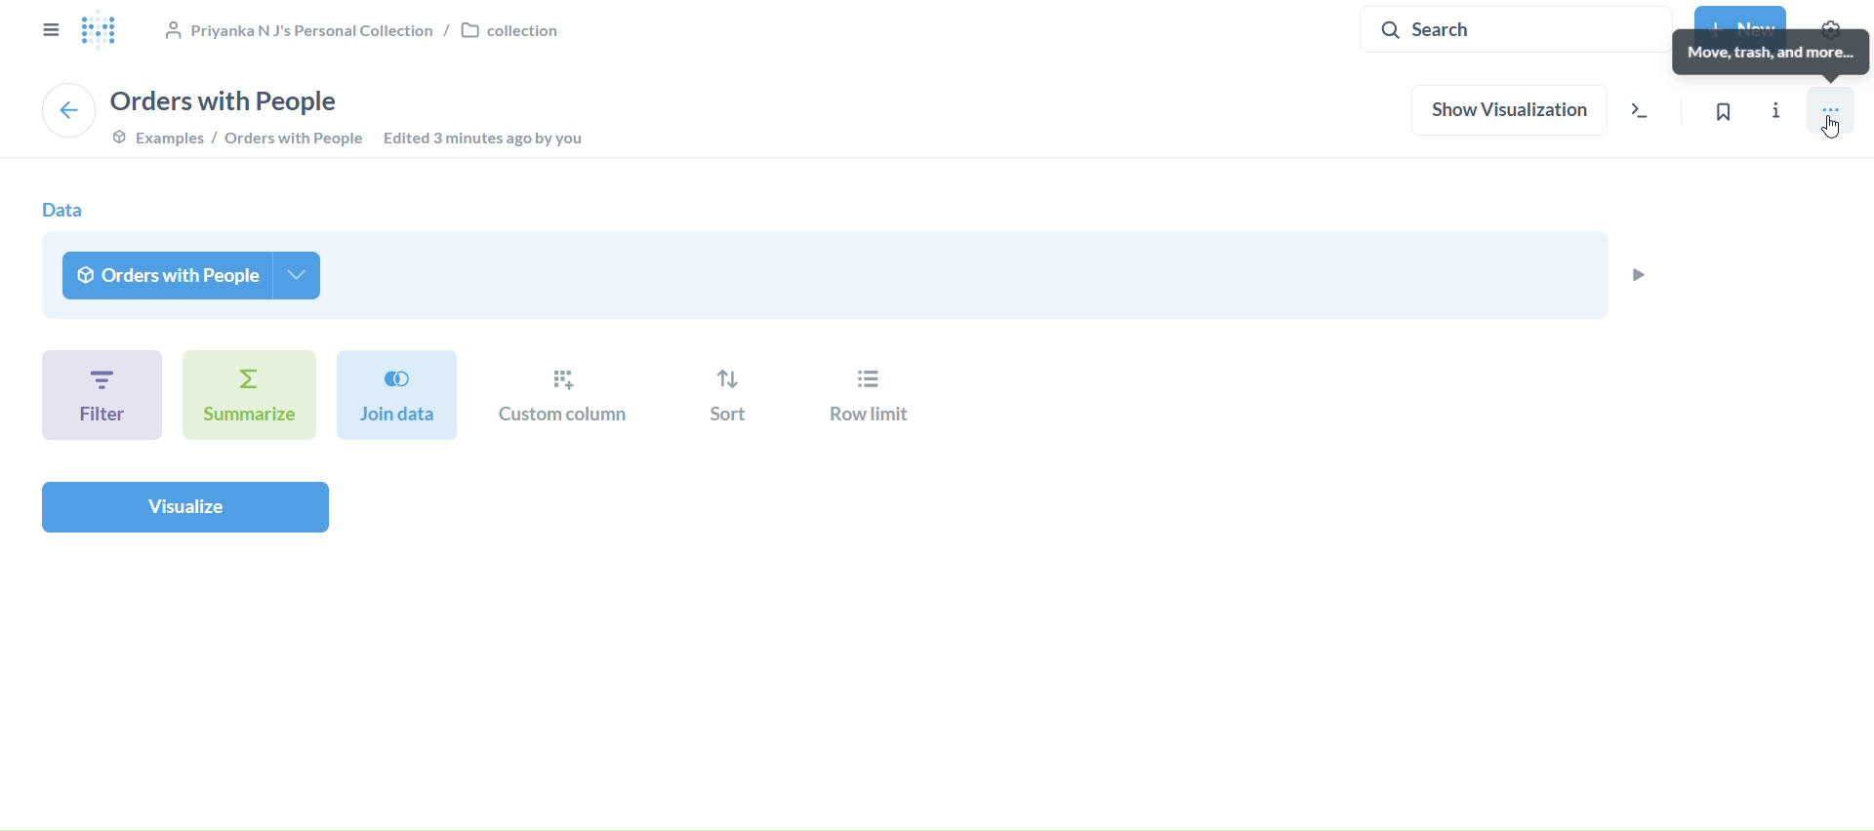 The width and height of the screenshot is (1874, 831). I want to click on custom column, so click(557, 396).